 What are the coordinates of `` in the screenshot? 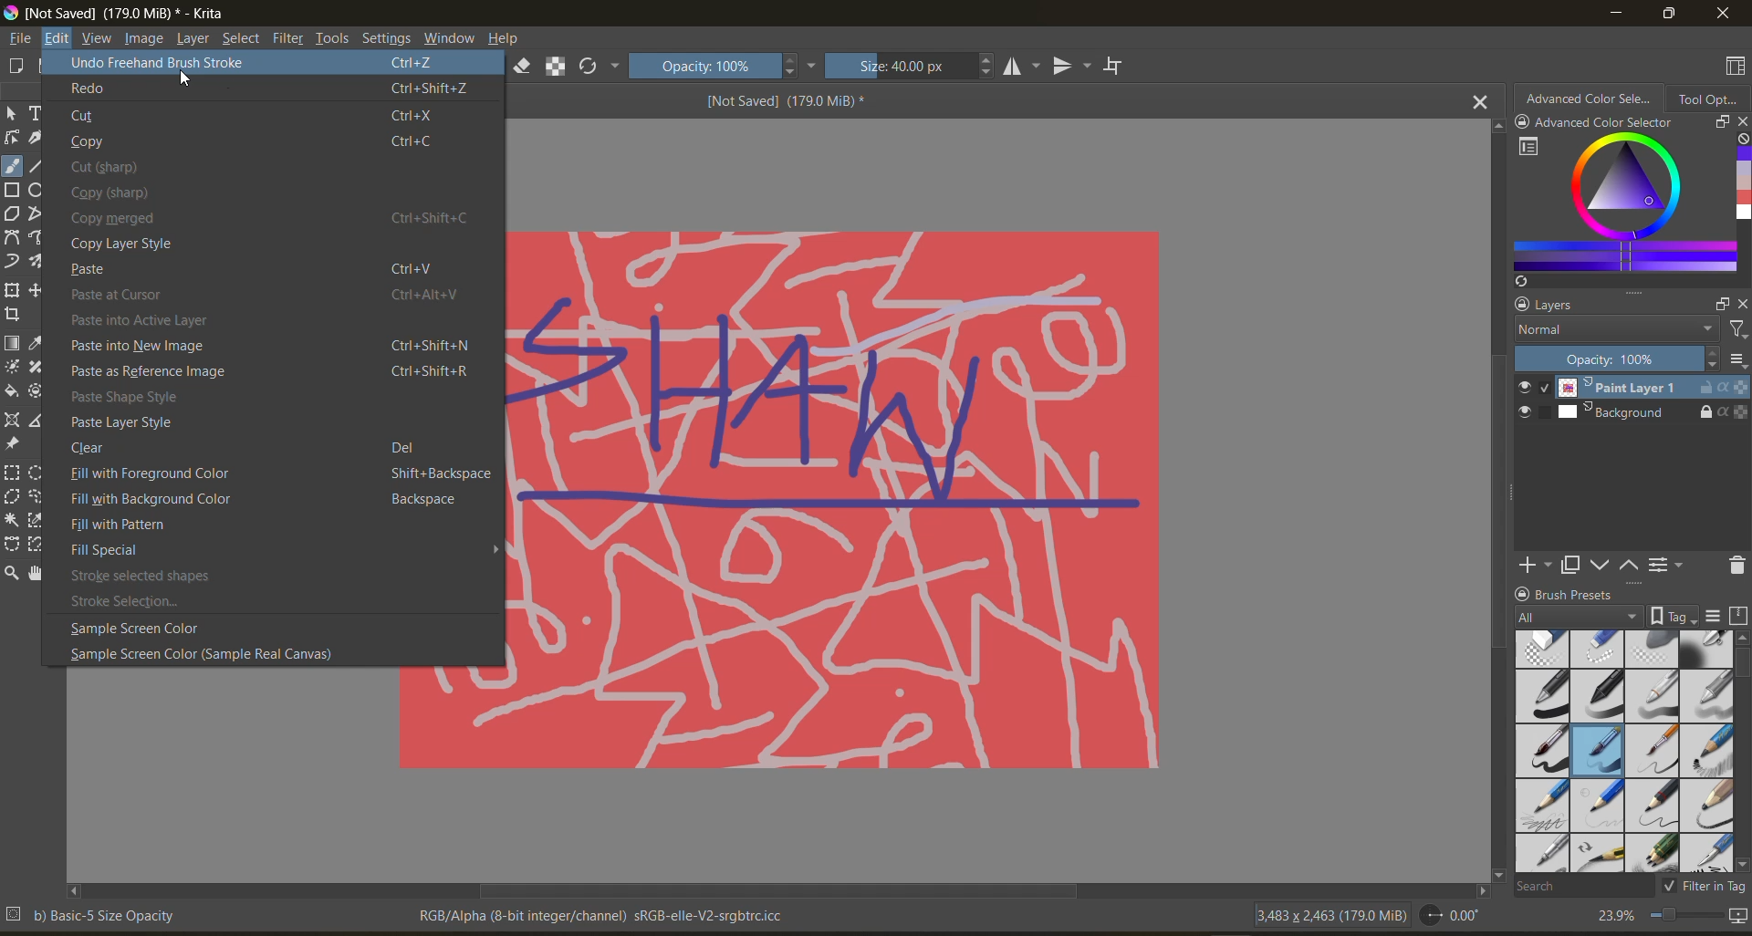 It's located at (185, 78).